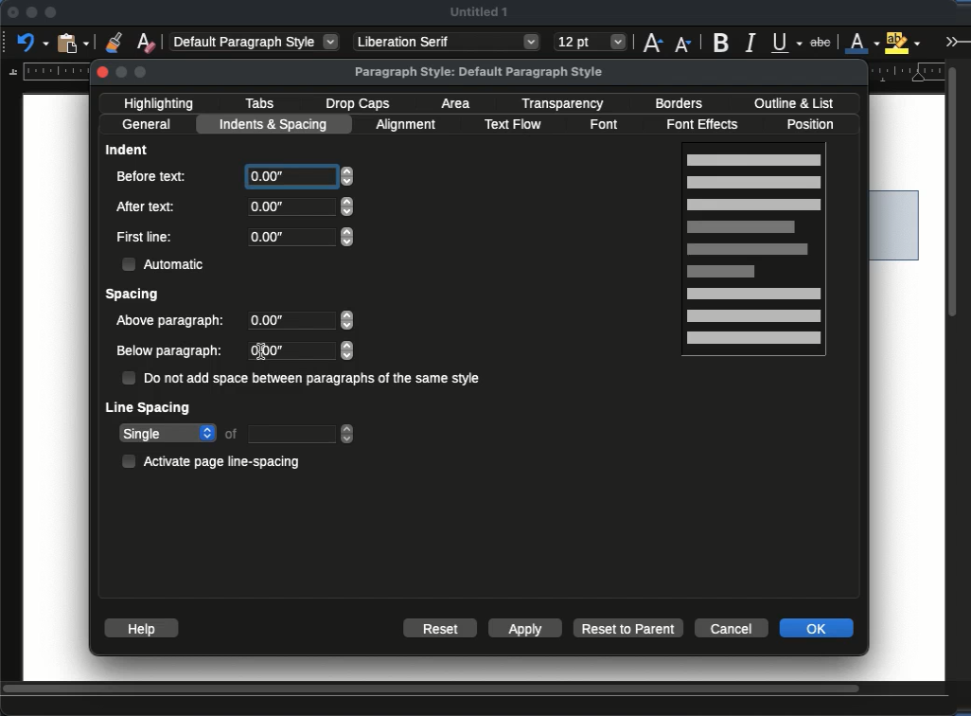 This screenshot has width=971, height=716. I want to click on scroll, so click(475, 690).